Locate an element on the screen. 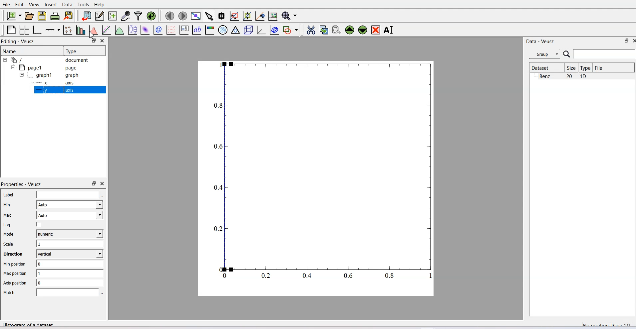  Text label is located at coordinates (196, 30).